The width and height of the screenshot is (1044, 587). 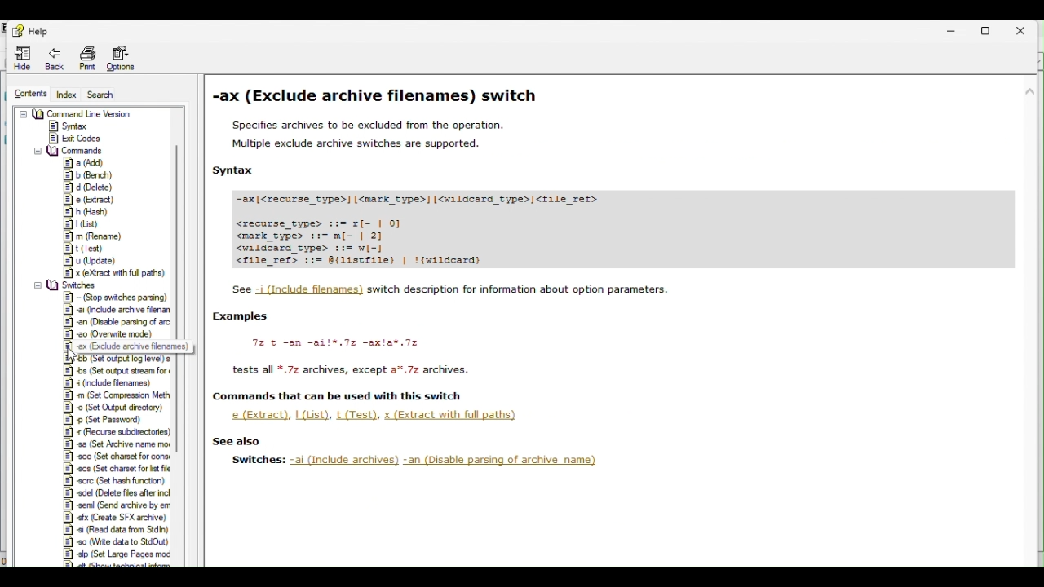 I want to click on Print, so click(x=86, y=56).